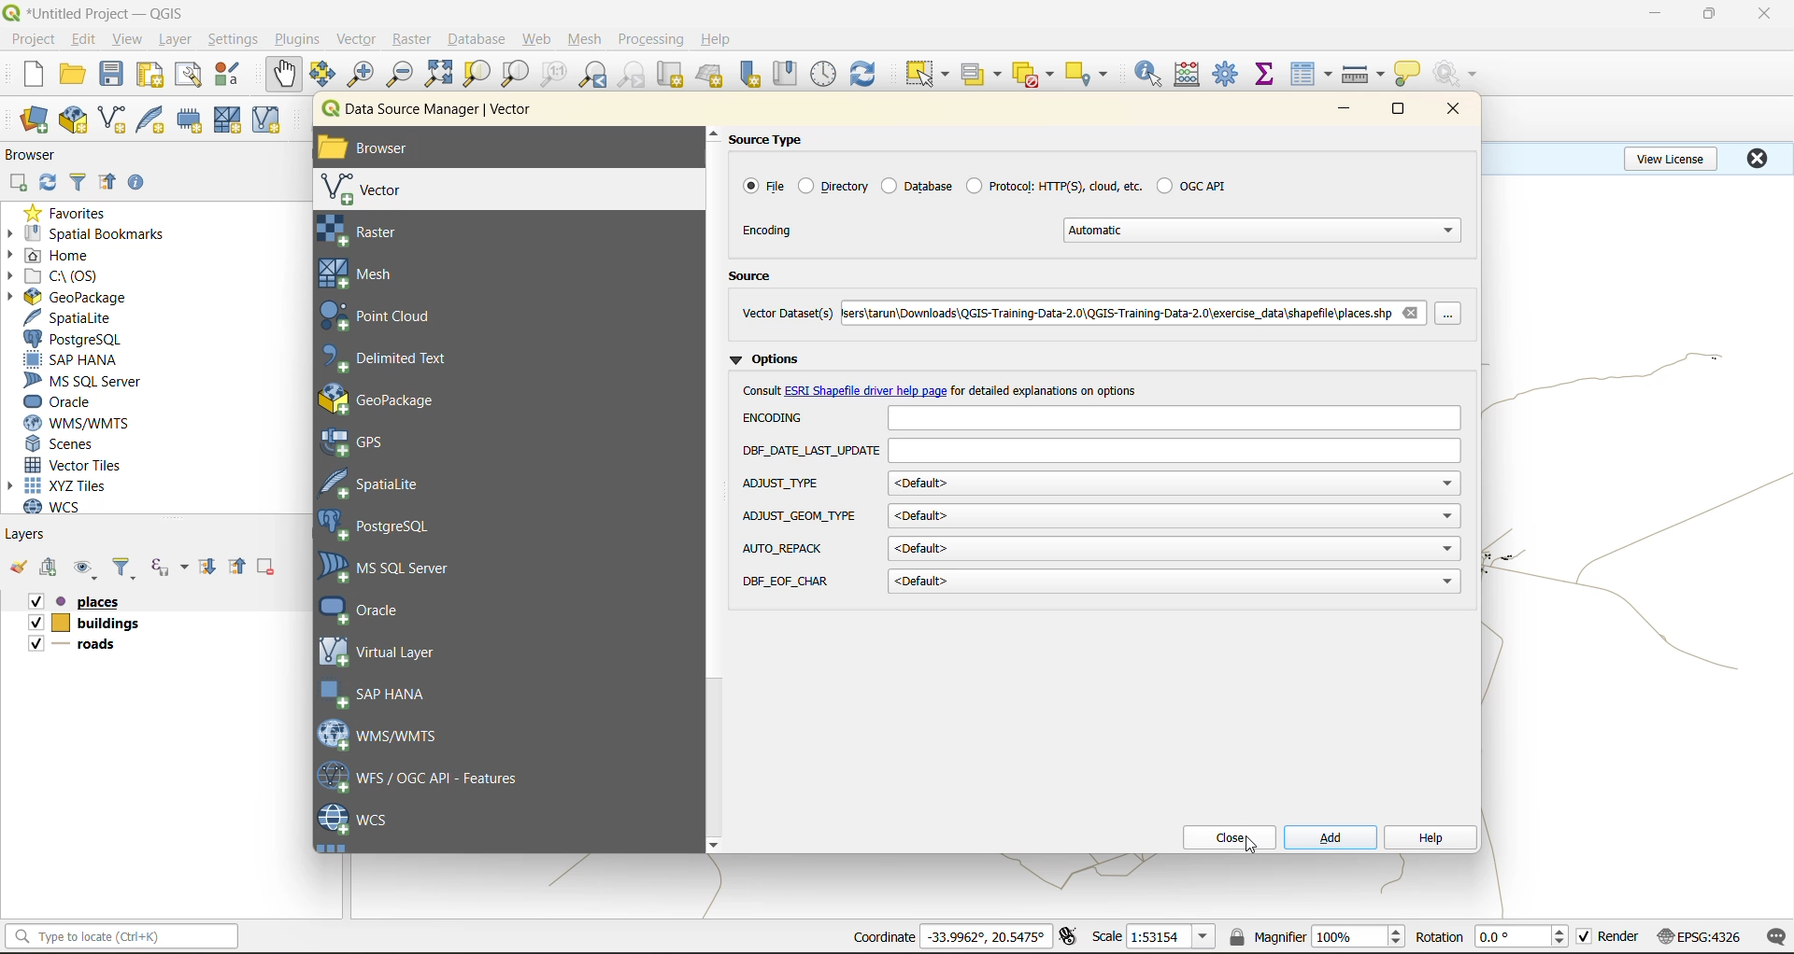  What do you see at coordinates (240, 567) in the screenshot?
I see `collapse all` at bounding box center [240, 567].